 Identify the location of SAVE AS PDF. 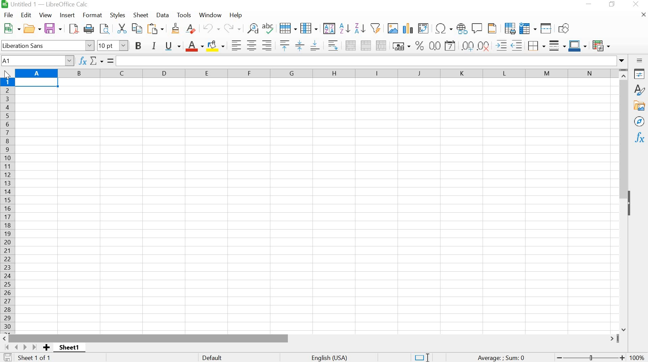
(73, 29).